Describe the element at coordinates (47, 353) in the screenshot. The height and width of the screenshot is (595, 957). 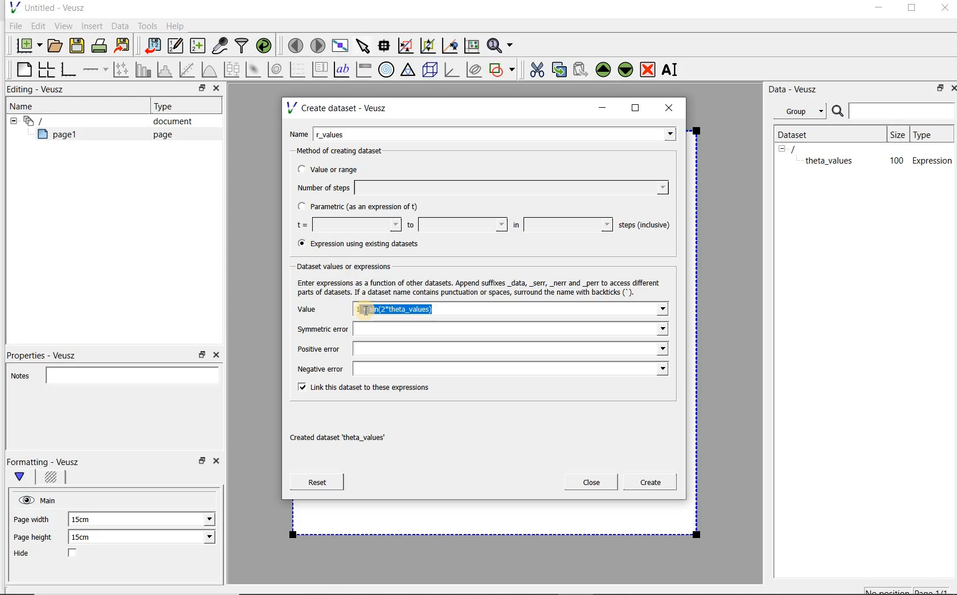
I see `Properties - Veusz` at that location.